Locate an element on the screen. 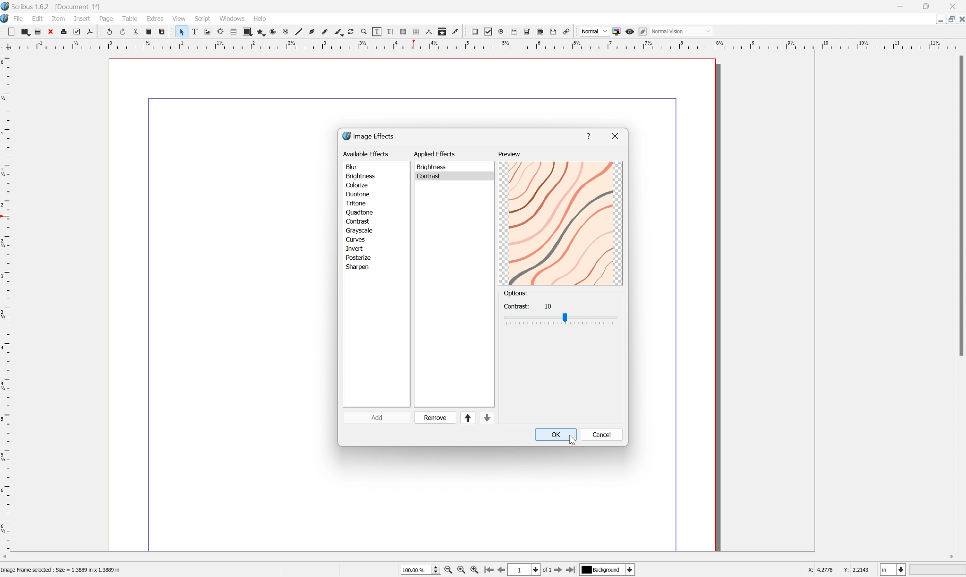 The height and width of the screenshot is (577, 966). Measurements is located at coordinates (431, 31).